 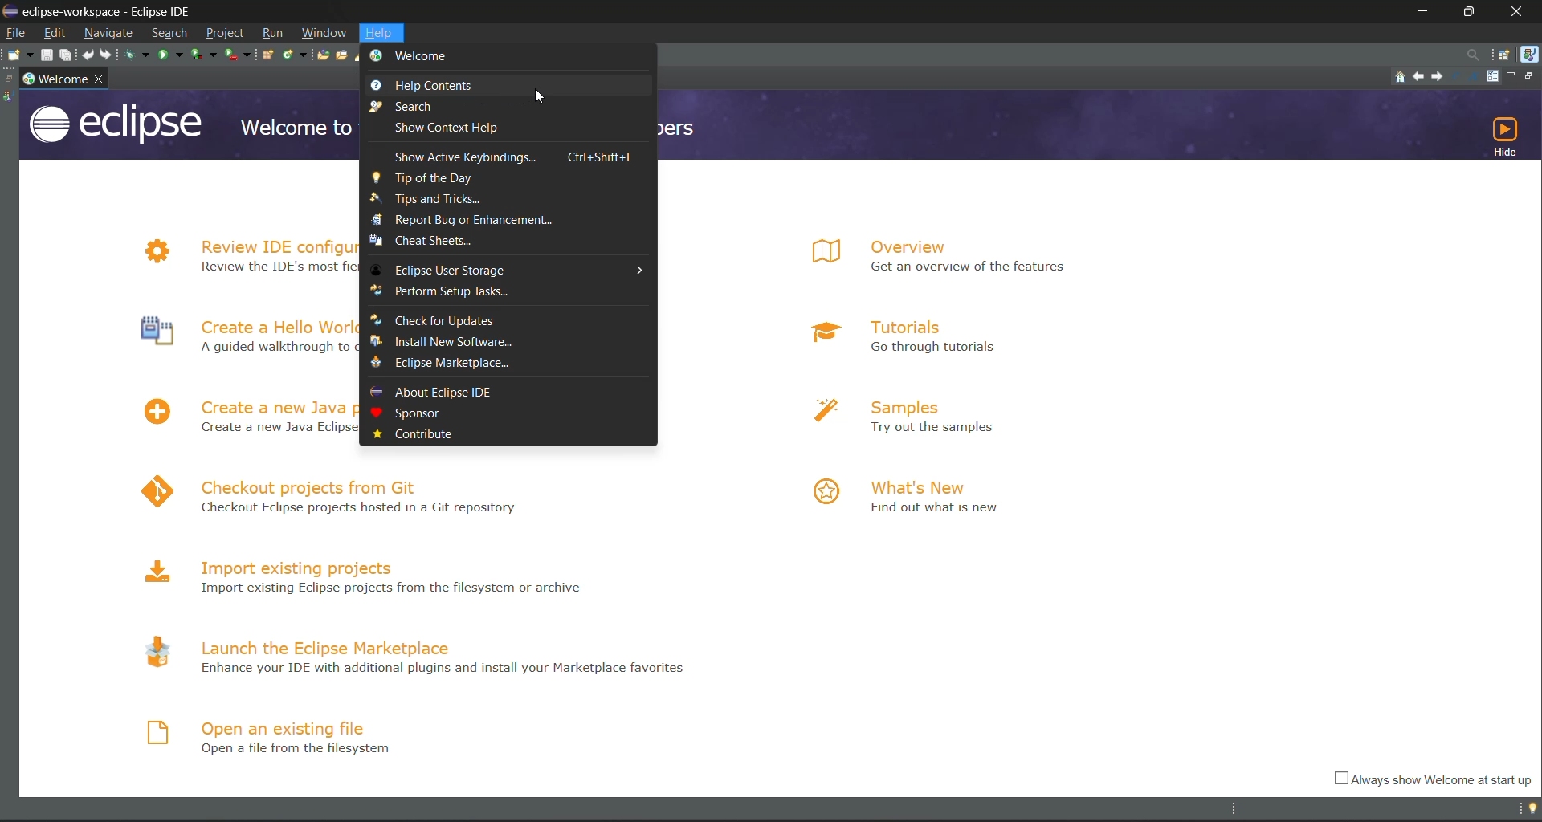 I want to click on checkout projects from Git, so click(x=340, y=481).